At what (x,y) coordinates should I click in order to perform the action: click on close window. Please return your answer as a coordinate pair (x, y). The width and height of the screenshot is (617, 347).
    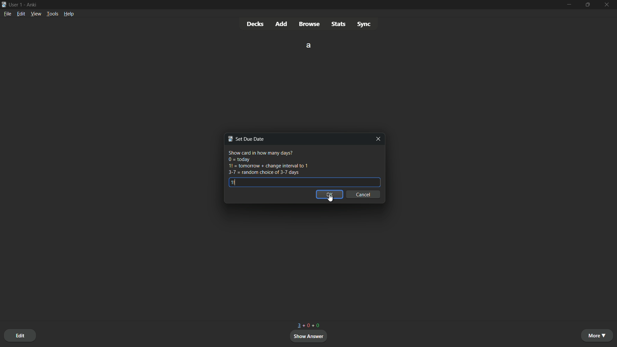
    Looking at the image, I should click on (377, 139).